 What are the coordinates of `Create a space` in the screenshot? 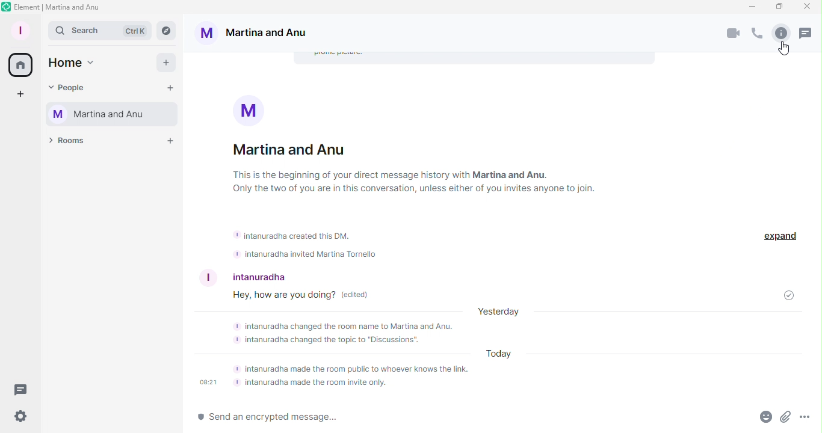 It's located at (17, 94).